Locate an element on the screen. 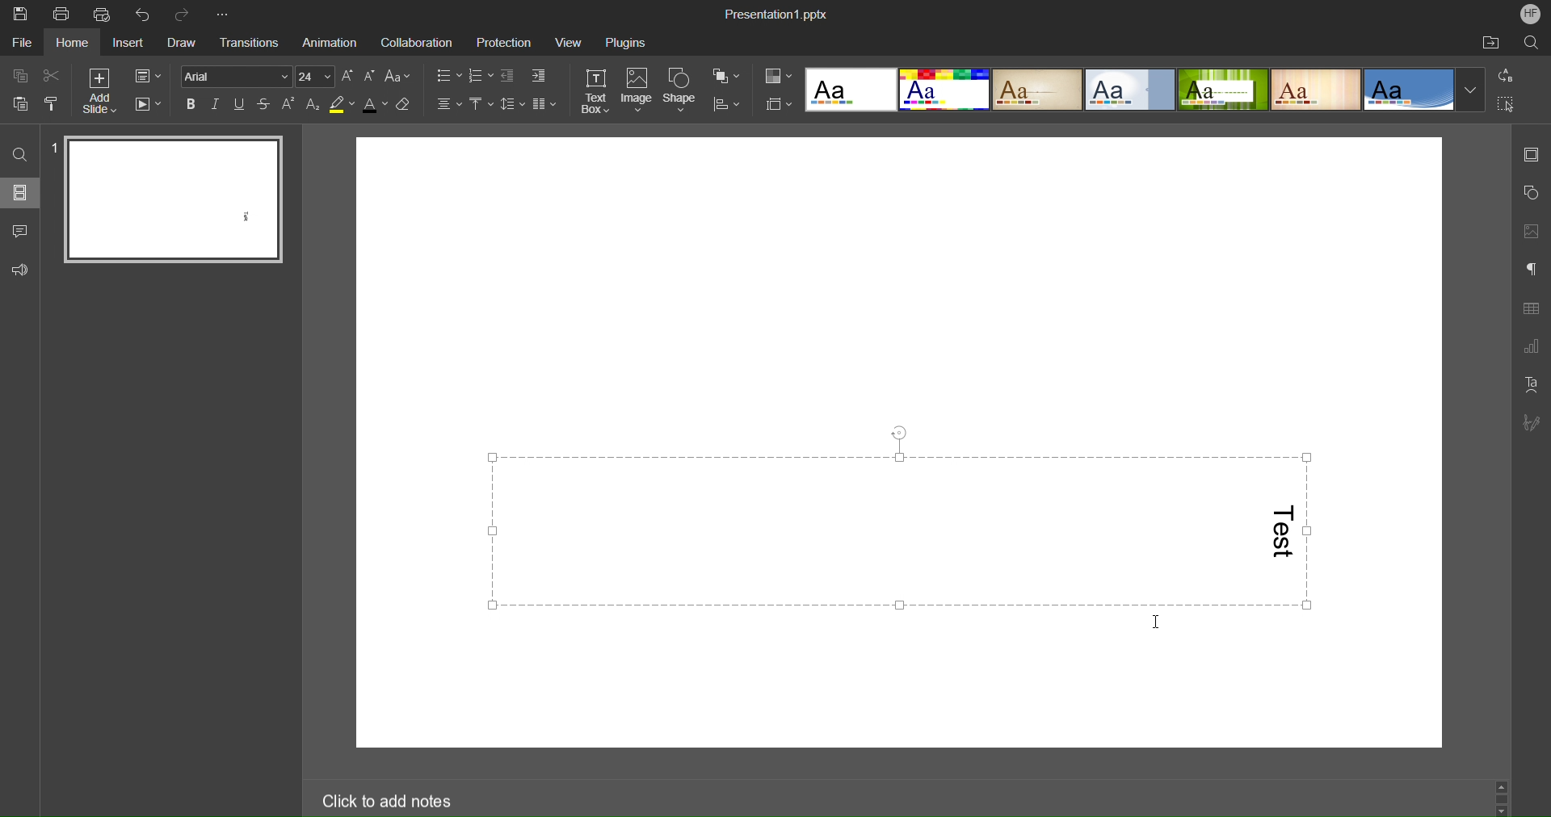 The height and width of the screenshot is (817, 1551). Bullet List is located at coordinates (447, 76).